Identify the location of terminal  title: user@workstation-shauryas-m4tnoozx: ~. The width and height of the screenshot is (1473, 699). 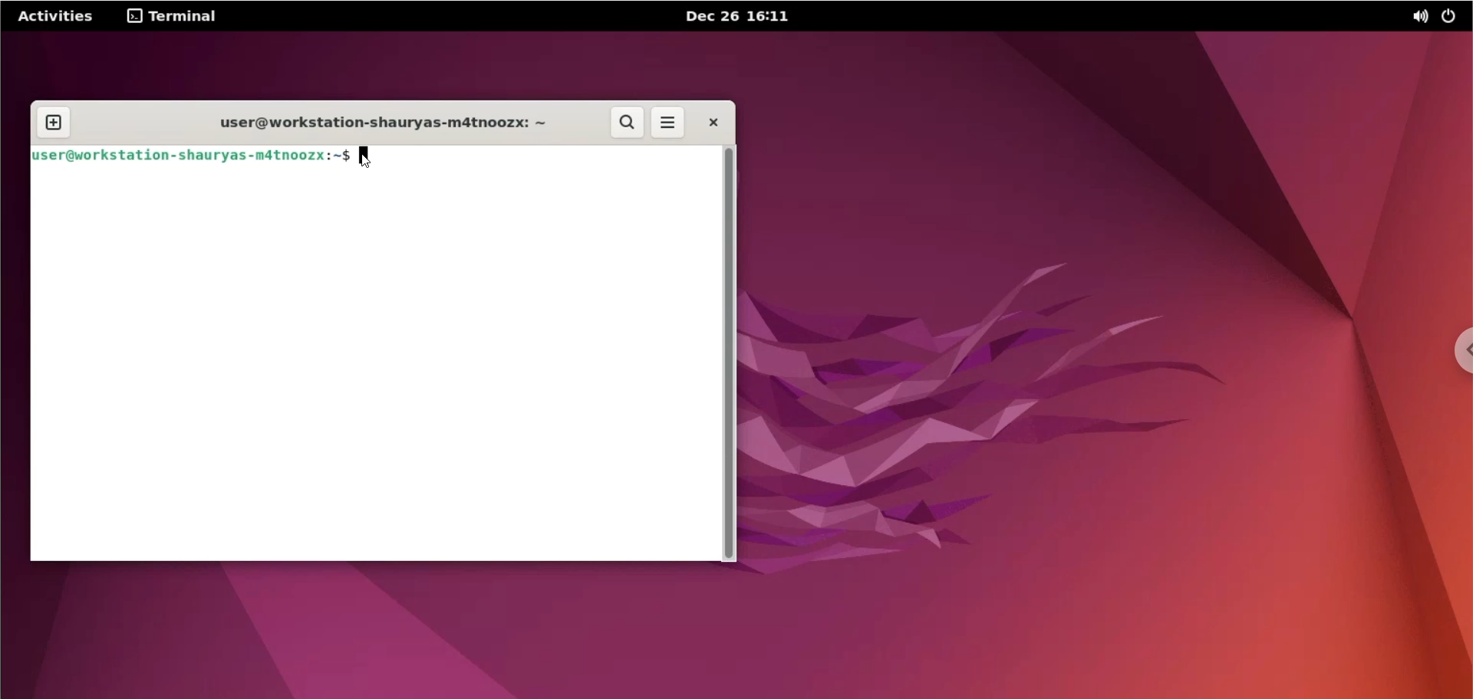
(367, 122).